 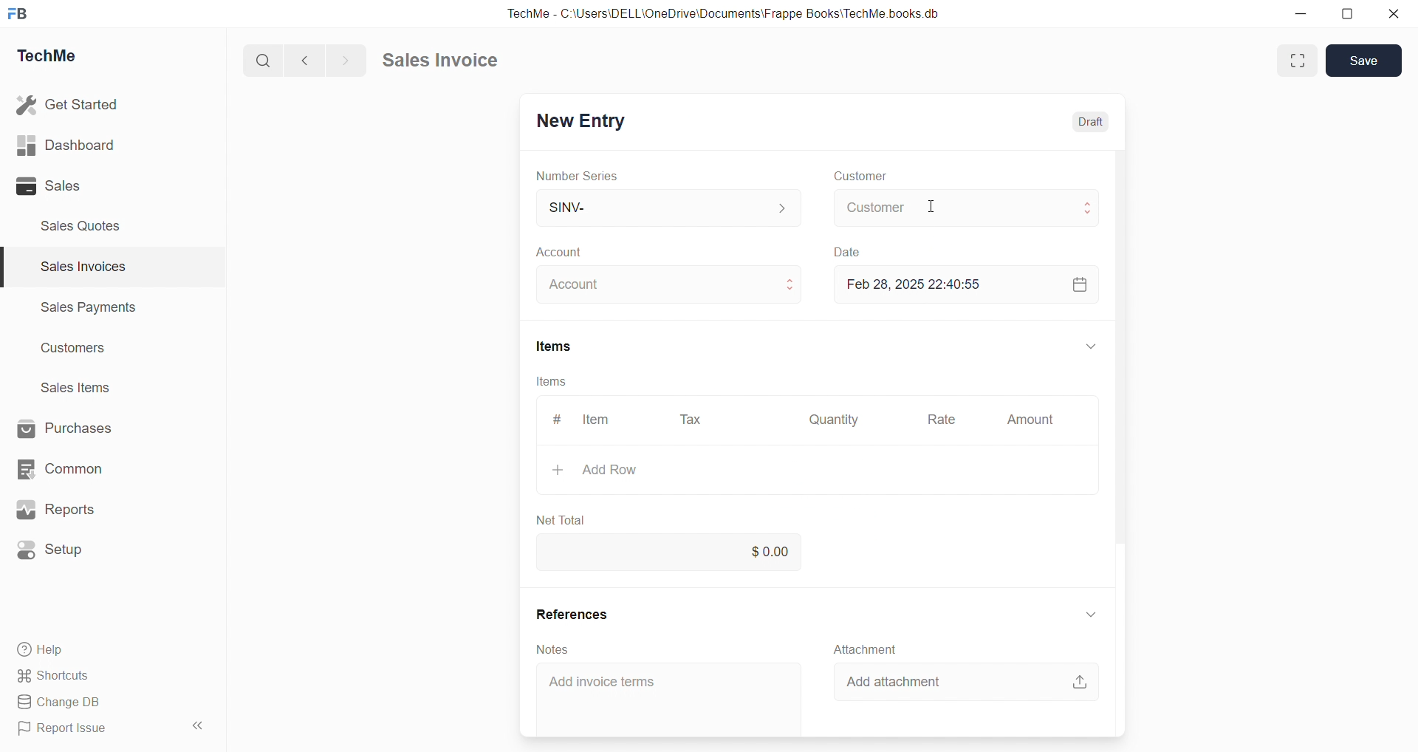 I want to click on Dashboard, so click(x=66, y=145).